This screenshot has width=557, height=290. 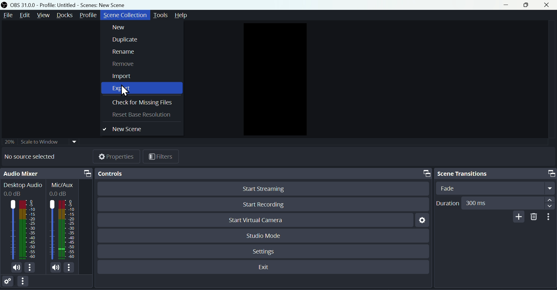 I want to click on help, so click(x=184, y=15).